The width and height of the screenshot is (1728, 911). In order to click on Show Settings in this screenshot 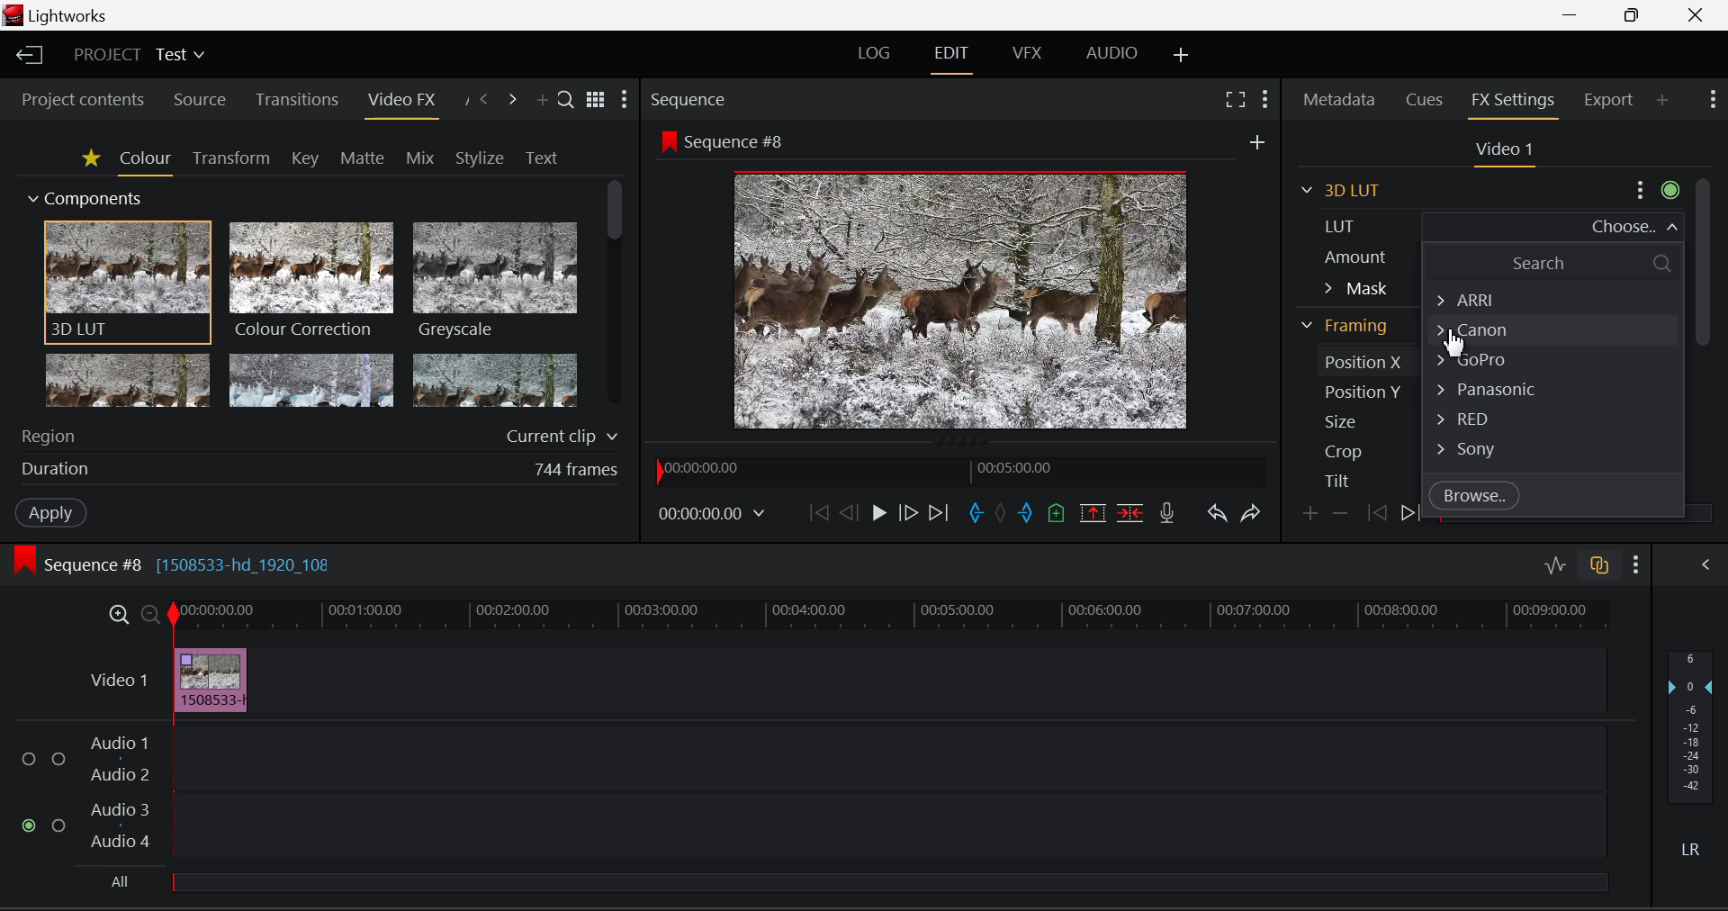, I will do `click(1264, 97)`.